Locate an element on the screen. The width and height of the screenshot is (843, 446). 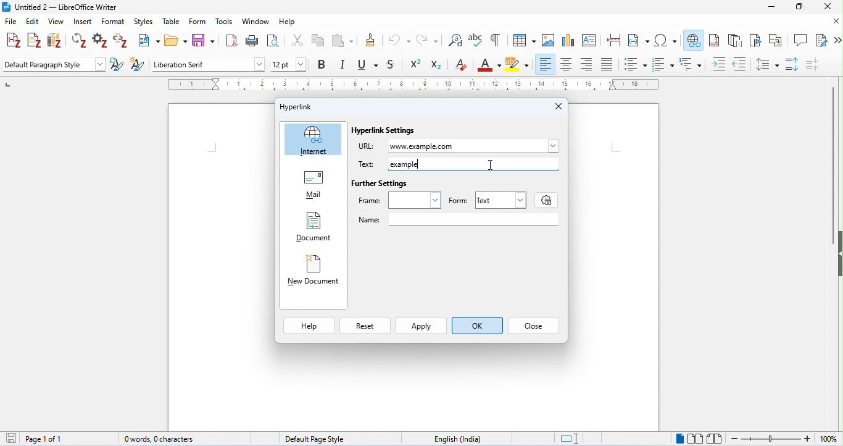
close is located at coordinates (826, 7).